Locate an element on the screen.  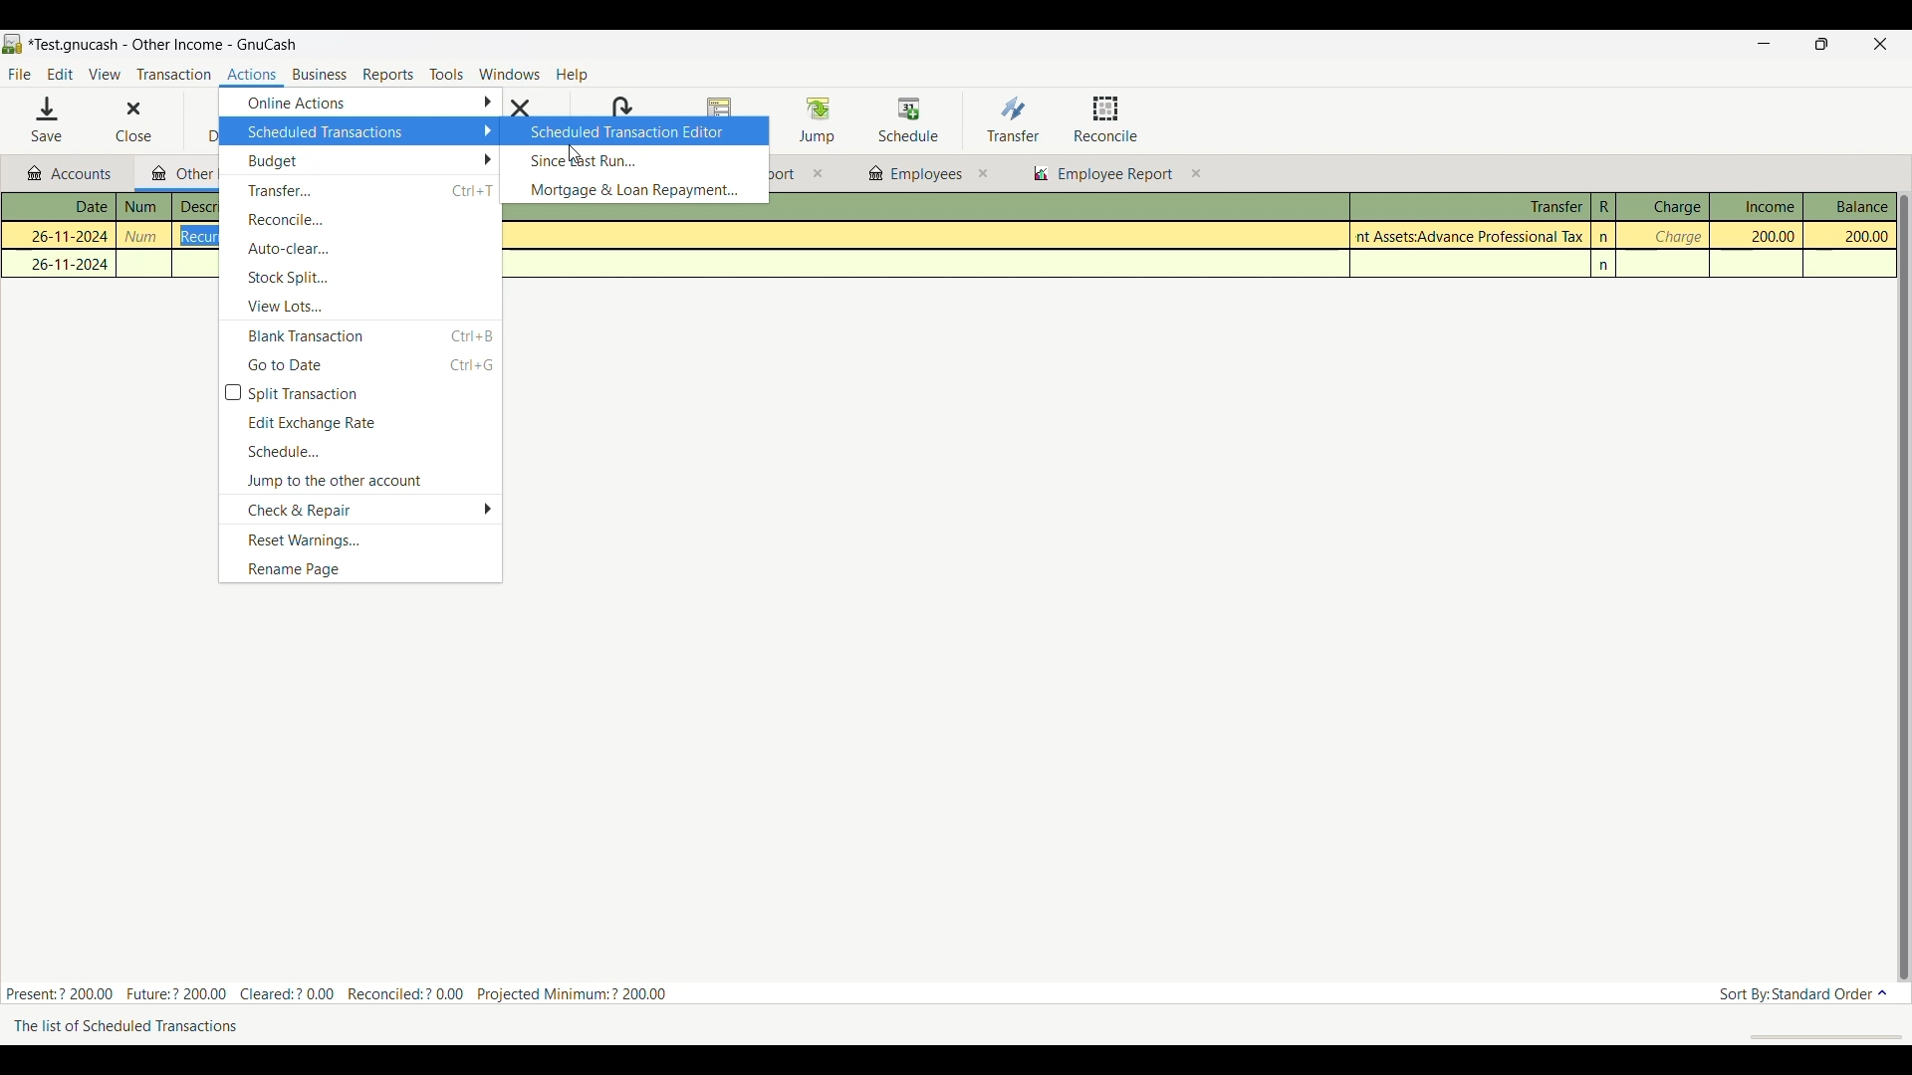
Close is located at coordinates (119, 121).